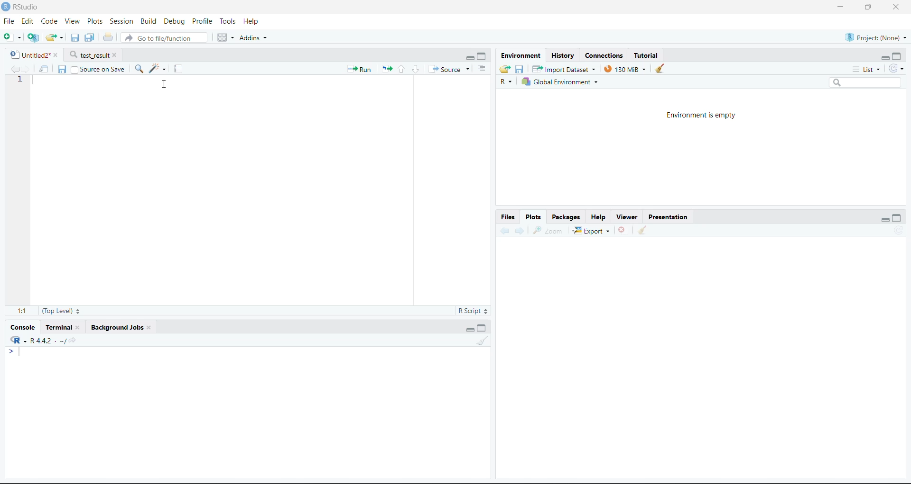 This screenshot has height=484, width=911. Describe the element at coordinates (33, 37) in the screenshot. I see `Create a project` at that location.